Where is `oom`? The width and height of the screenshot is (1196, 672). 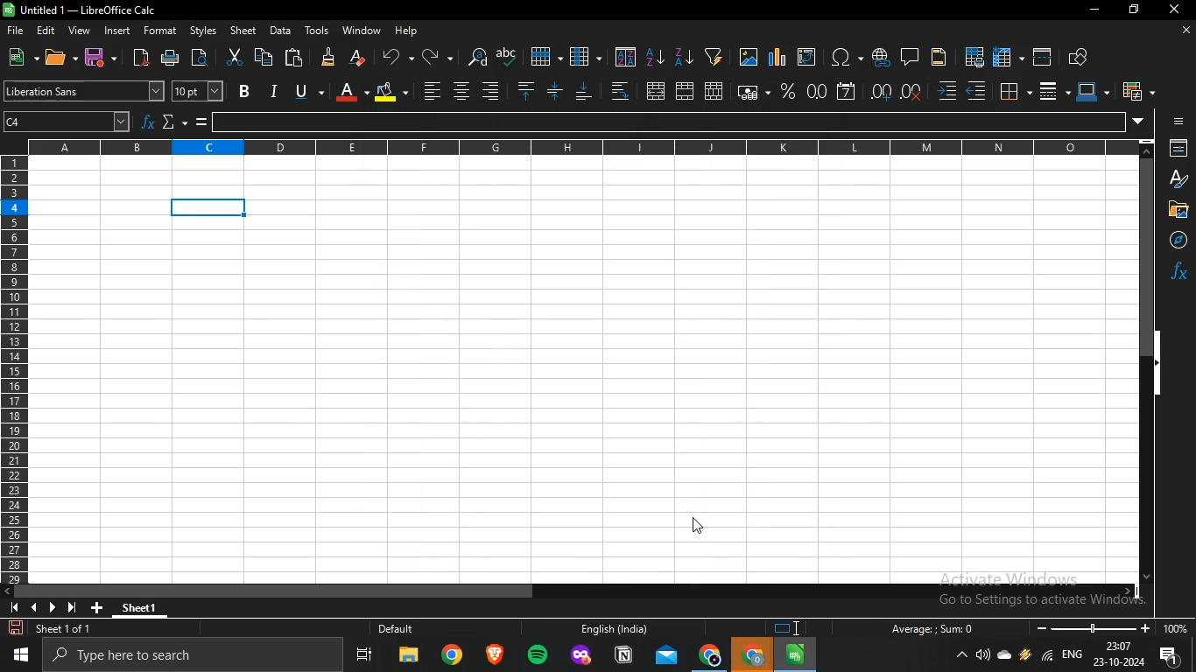 oom is located at coordinates (1110, 626).